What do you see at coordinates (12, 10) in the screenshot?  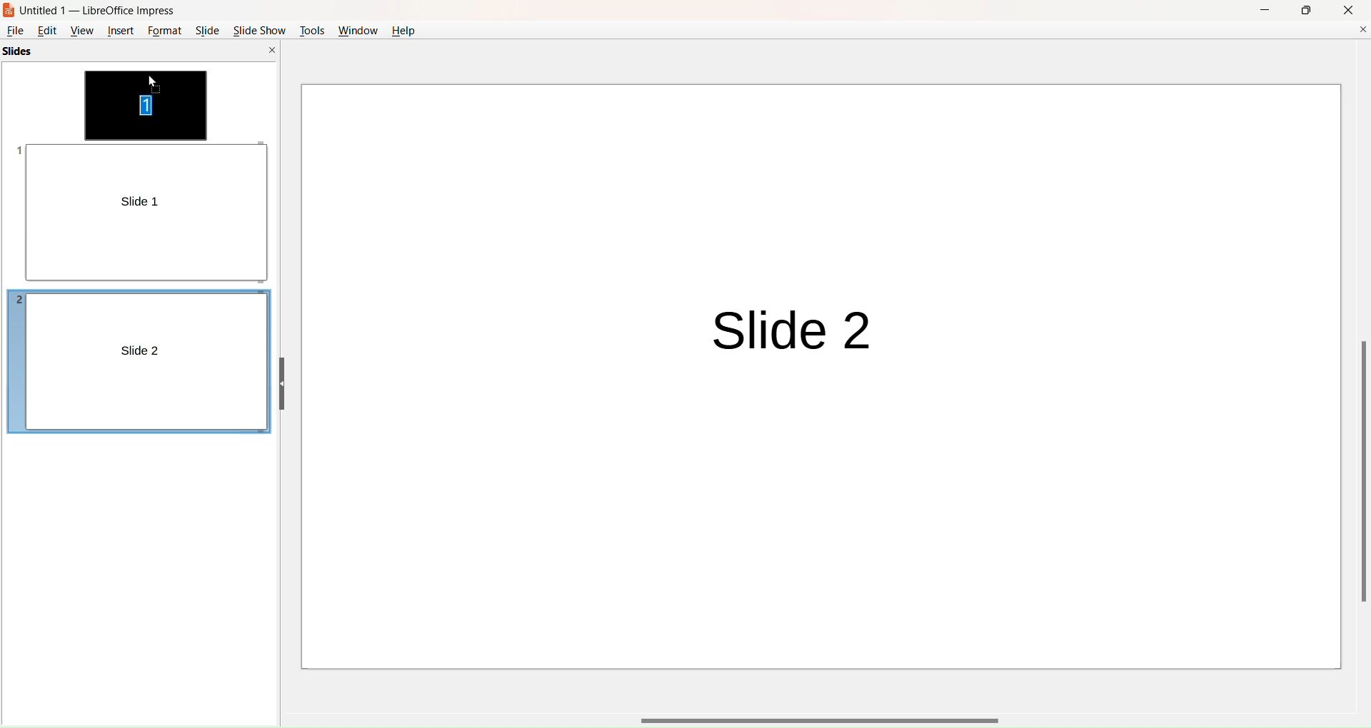 I see `logo` at bounding box center [12, 10].